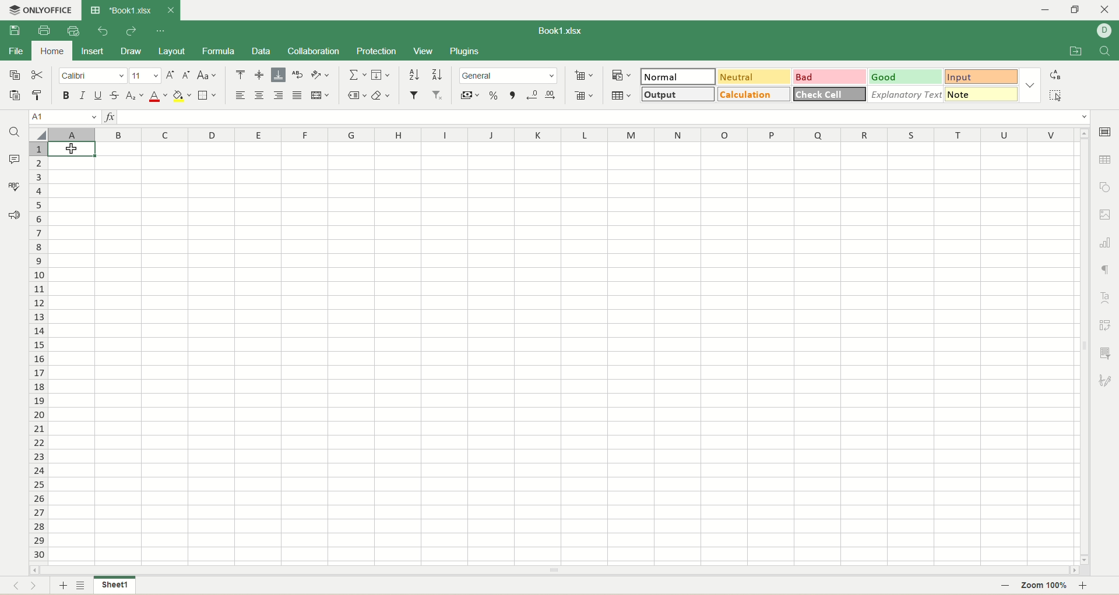 The image size is (1119, 595). What do you see at coordinates (39, 133) in the screenshot?
I see `select all` at bounding box center [39, 133].